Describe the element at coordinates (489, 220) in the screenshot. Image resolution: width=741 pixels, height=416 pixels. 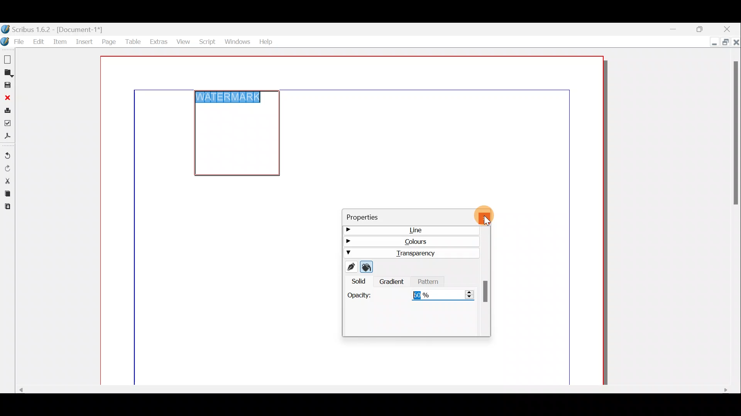
I see `Cursor` at that location.